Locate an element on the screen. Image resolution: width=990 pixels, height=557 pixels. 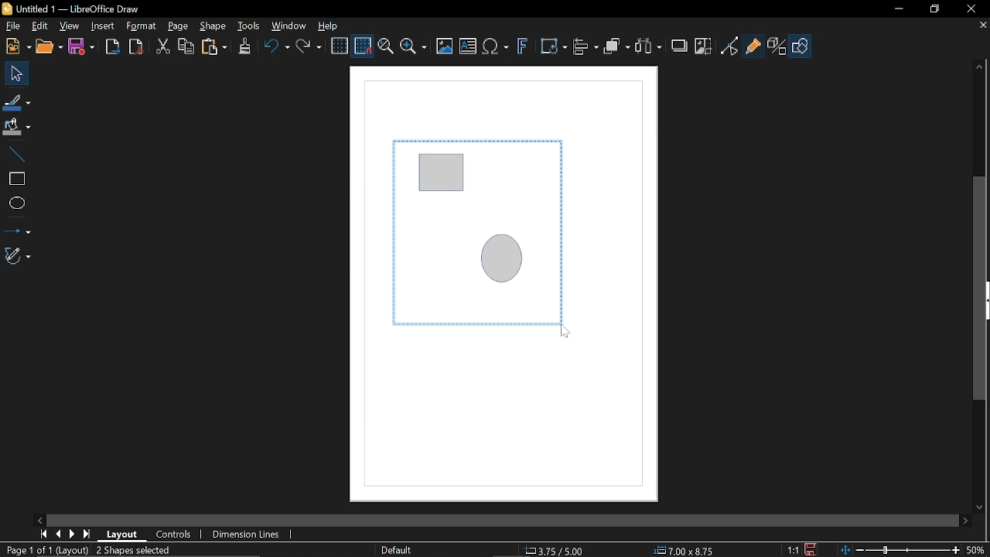
Close is located at coordinates (973, 9).